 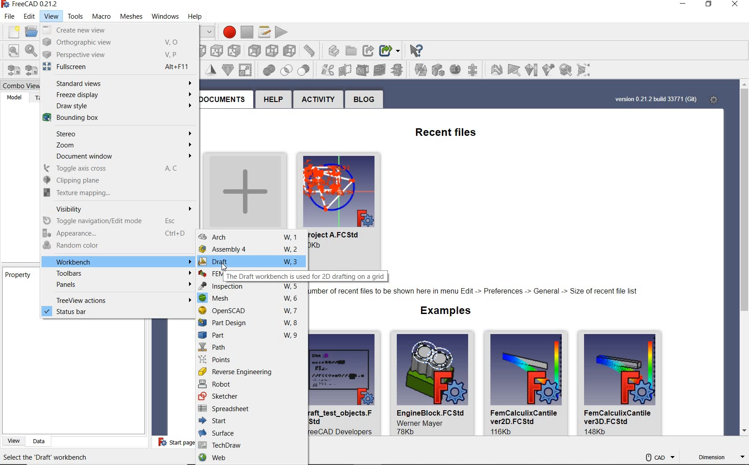 I want to click on start page, so click(x=171, y=443).